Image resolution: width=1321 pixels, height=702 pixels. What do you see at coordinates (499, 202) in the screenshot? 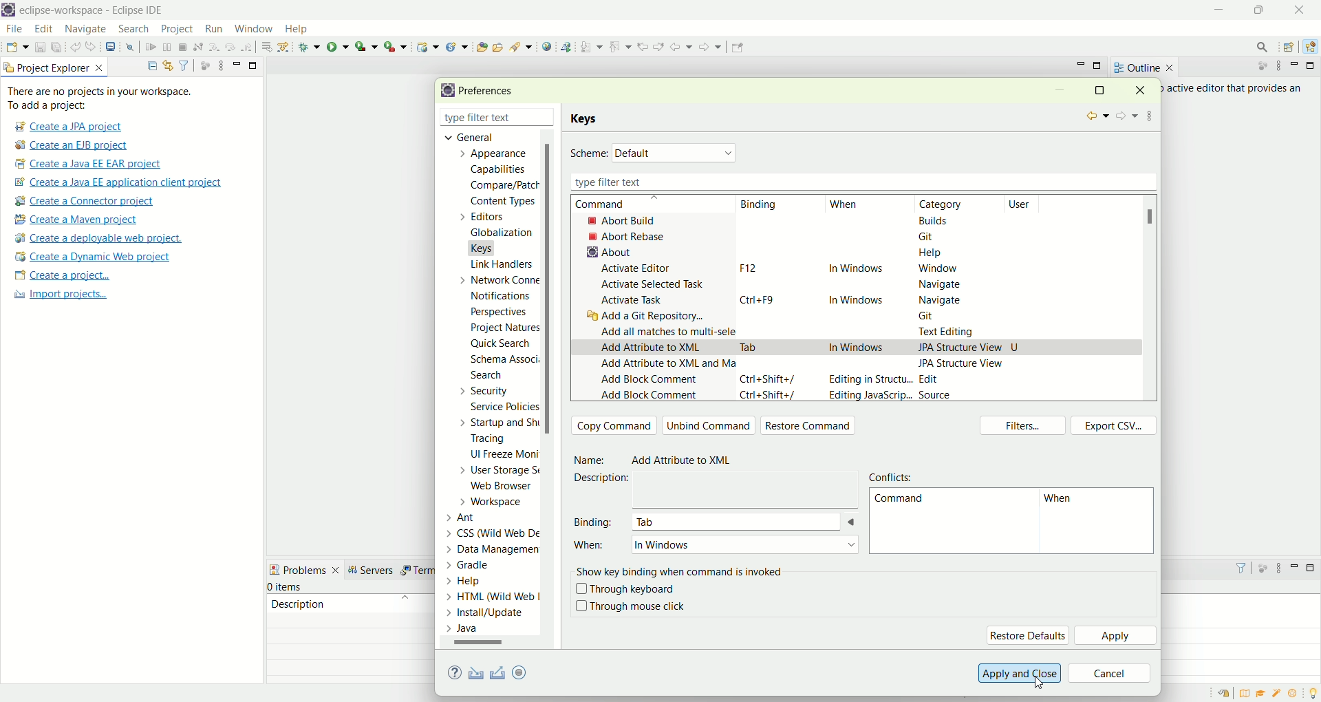
I see `content types` at bounding box center [499, 202].